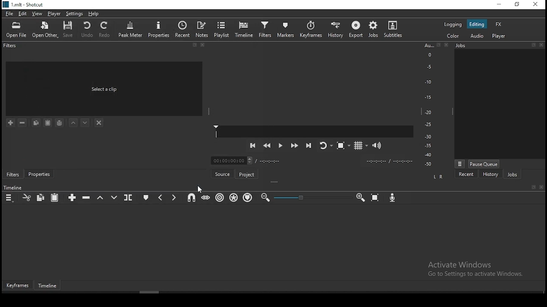  Describe the element at coordinates (147, 196) in the screenshot. I see `create/edit marker` at that location.